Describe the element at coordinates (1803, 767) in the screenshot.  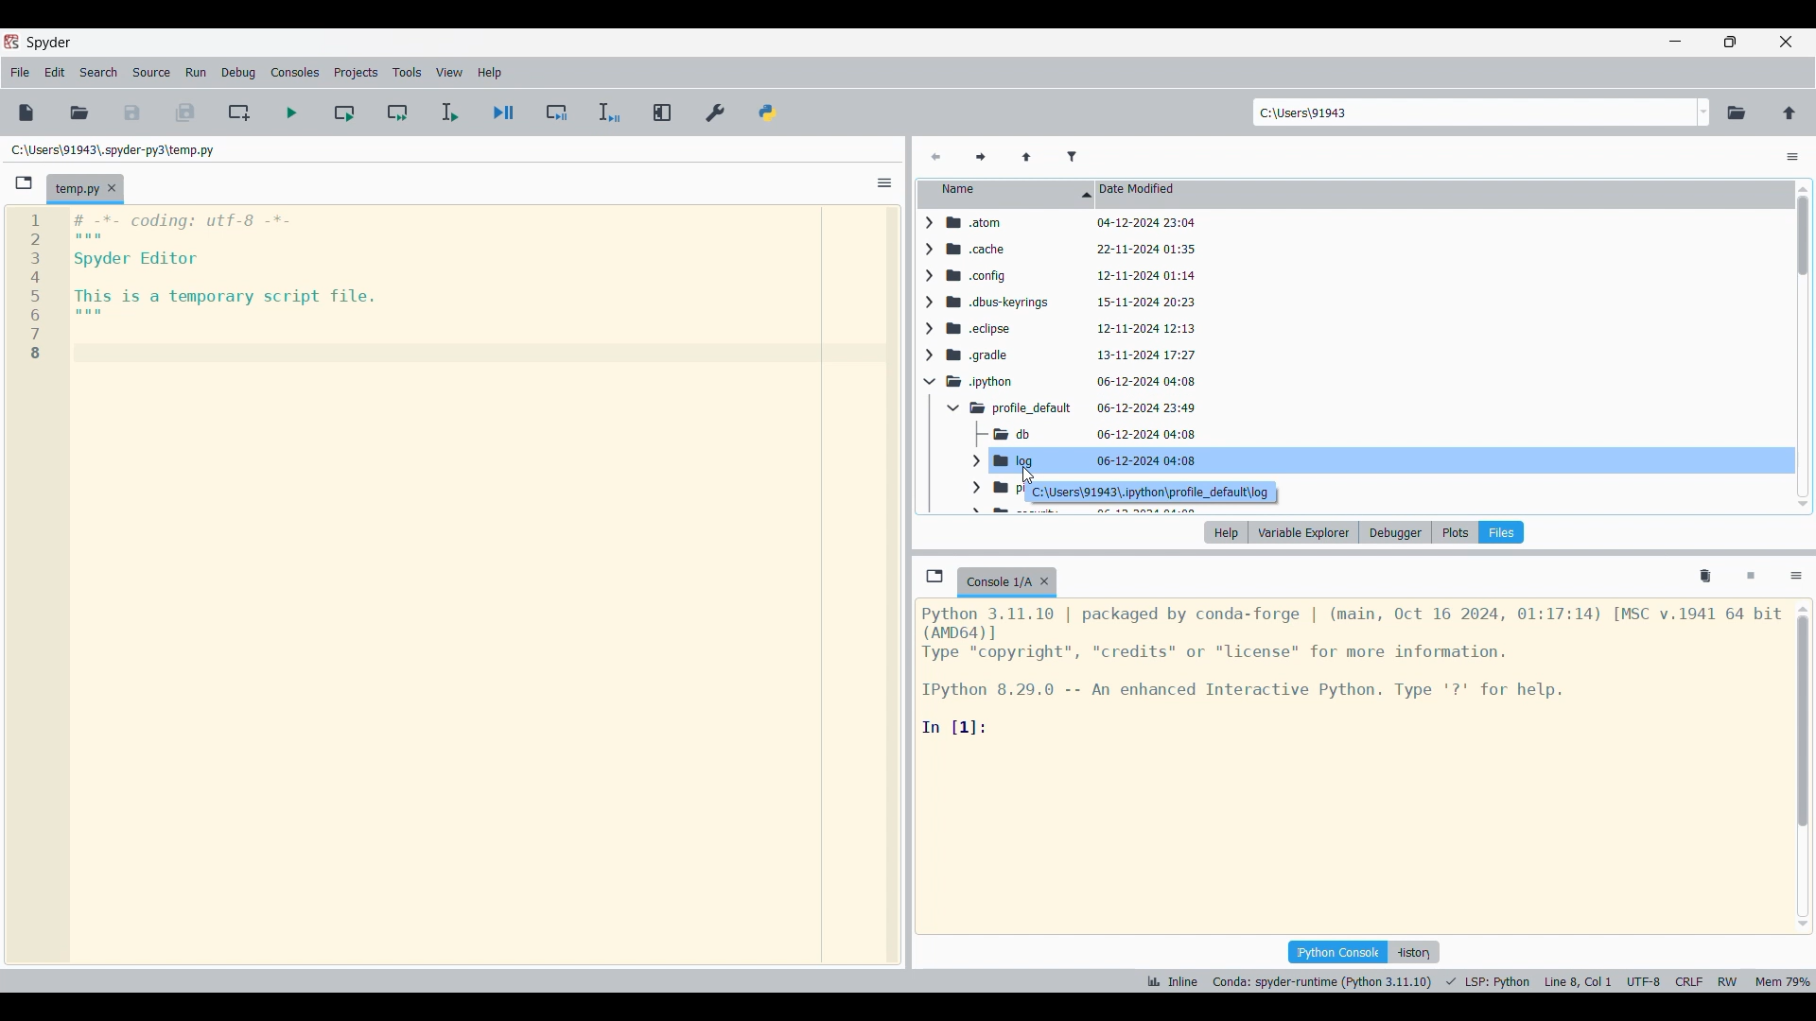
I see `Vertical slide bar` at that location.